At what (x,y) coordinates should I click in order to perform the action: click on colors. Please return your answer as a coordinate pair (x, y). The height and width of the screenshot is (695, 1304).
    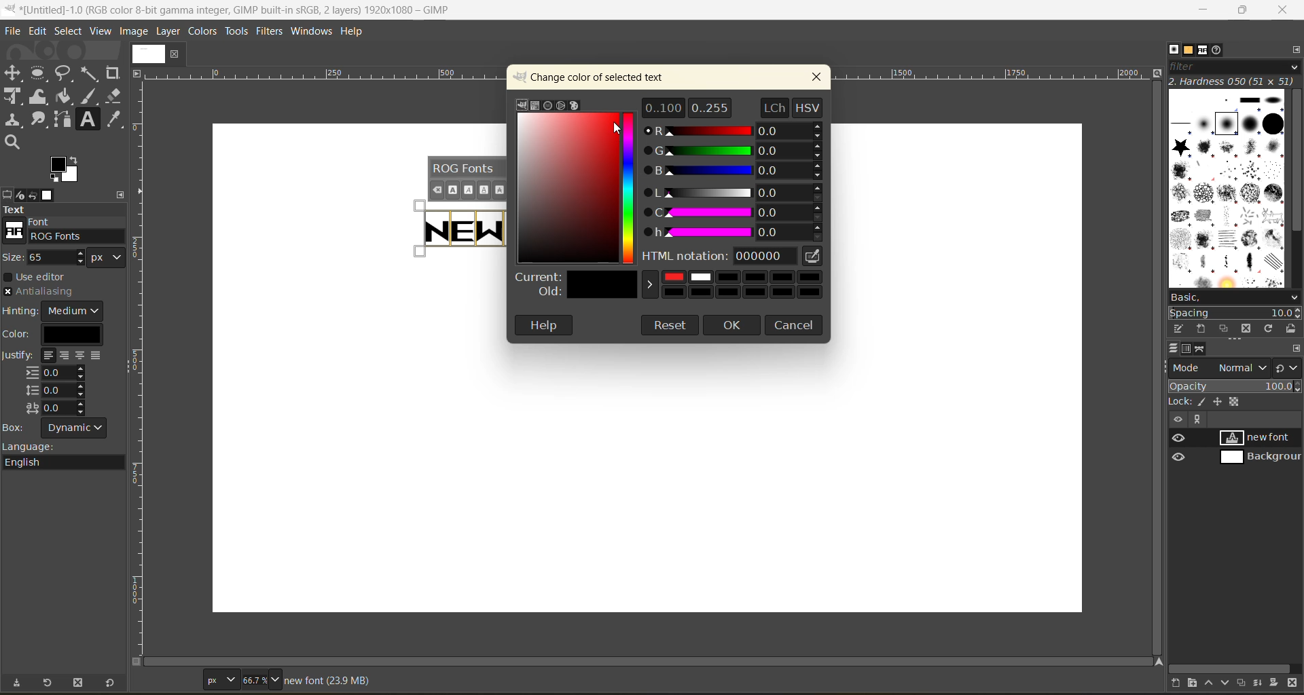
    Looking at the image, I should click on (200, 31).